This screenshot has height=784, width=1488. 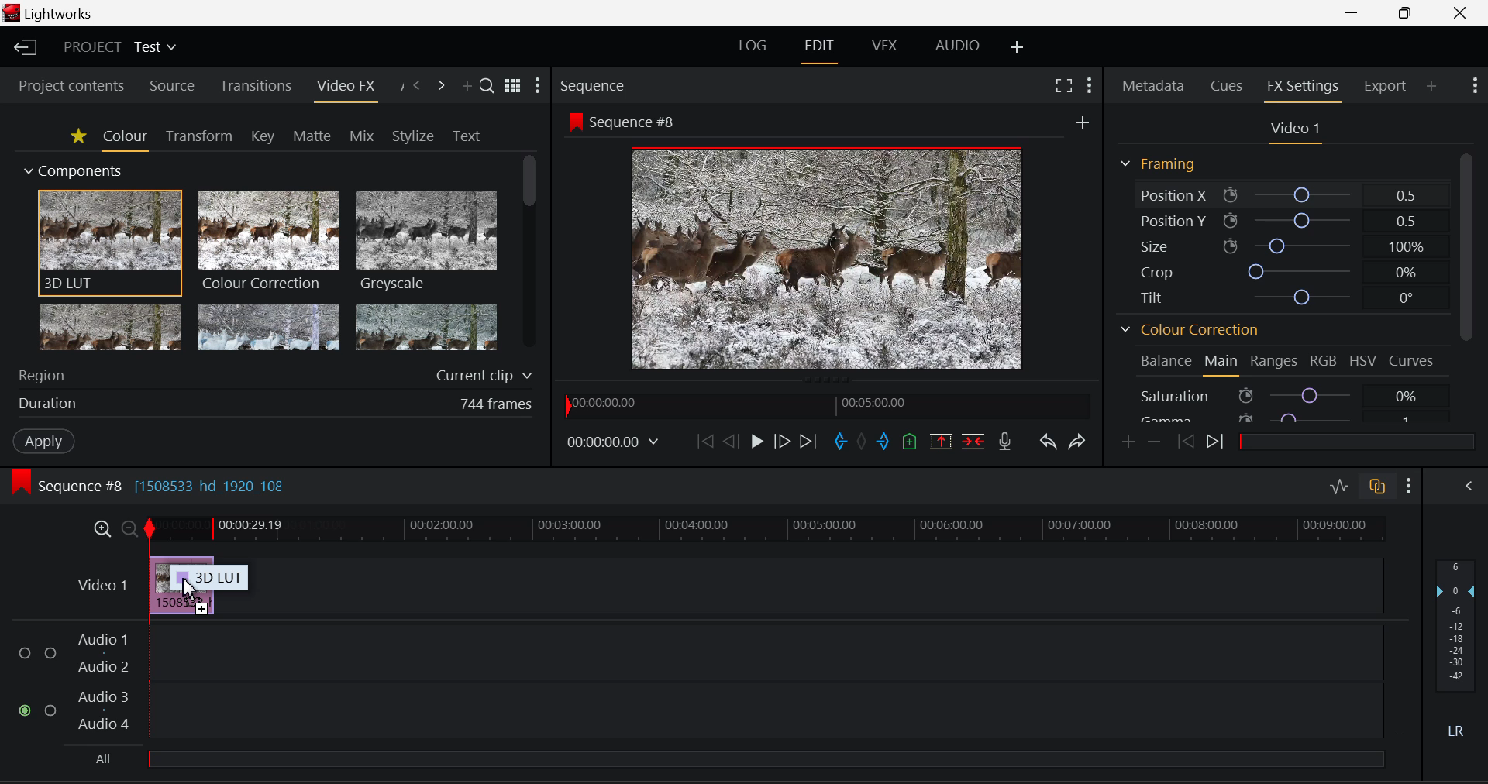 I want to click on Previous Panel, so click(x=418, y=84).